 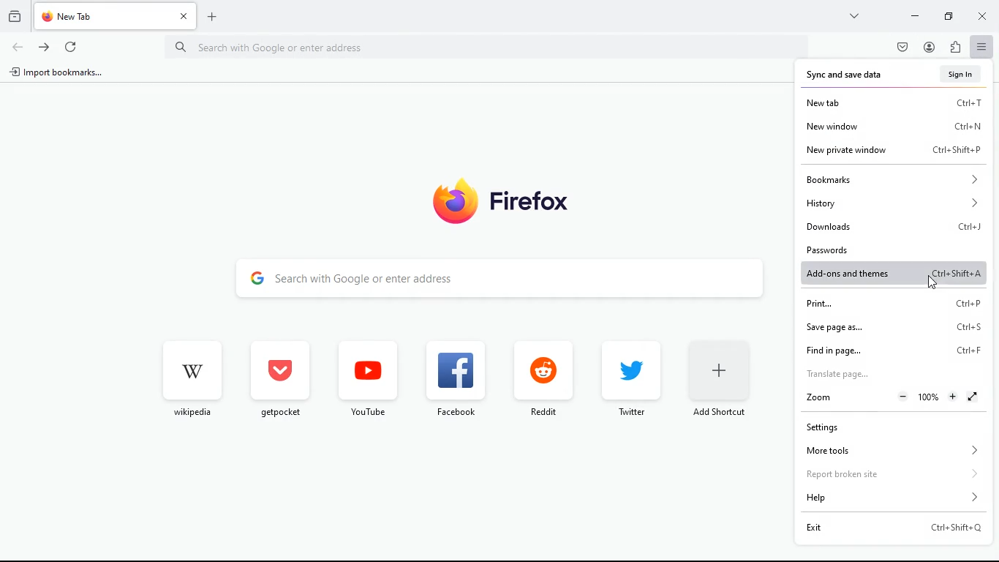 I want to click on close, so click(x=984, y=15).